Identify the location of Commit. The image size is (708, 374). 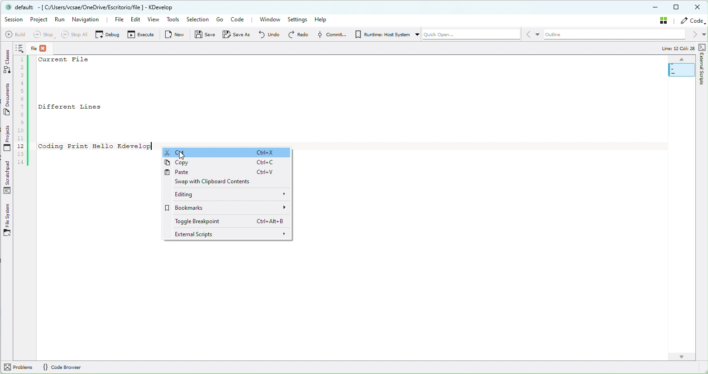
(328, 35).